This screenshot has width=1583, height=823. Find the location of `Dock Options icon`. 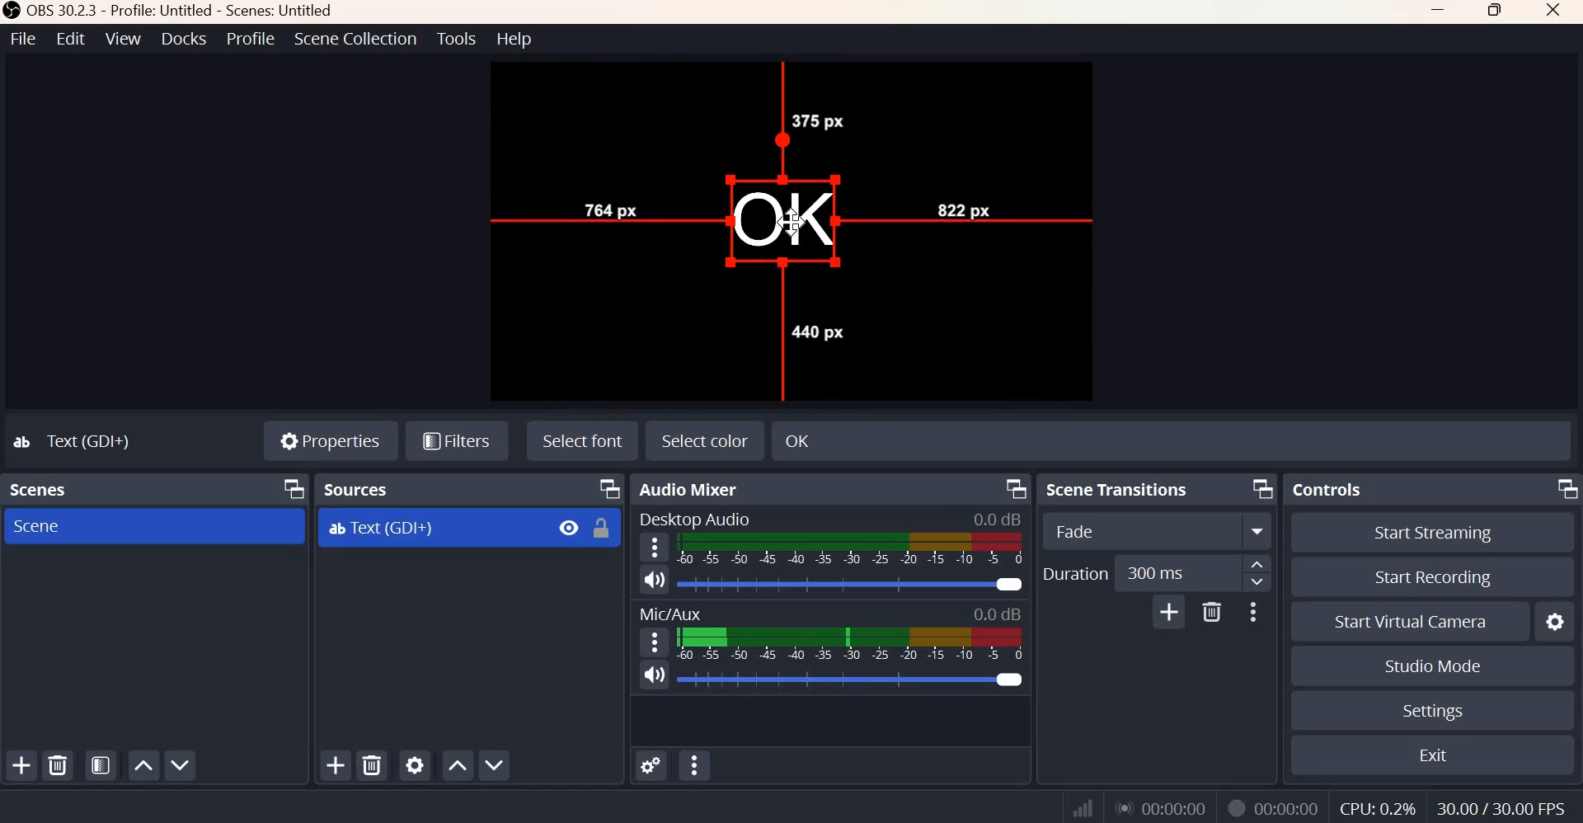

Dock Options icon is located at coordinates (1566, 488).